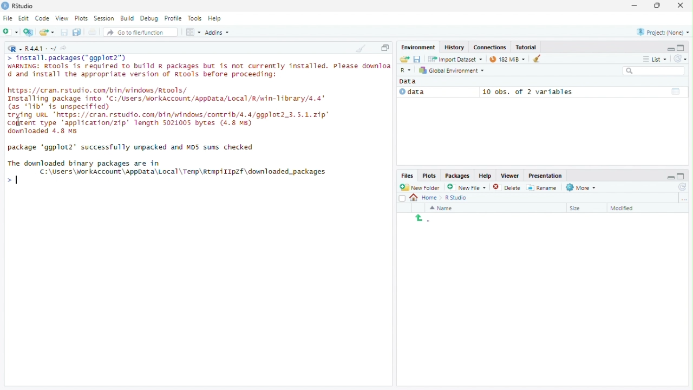 The image size is (693, 390). I want to click on refresh file listing, so click(683, 187).